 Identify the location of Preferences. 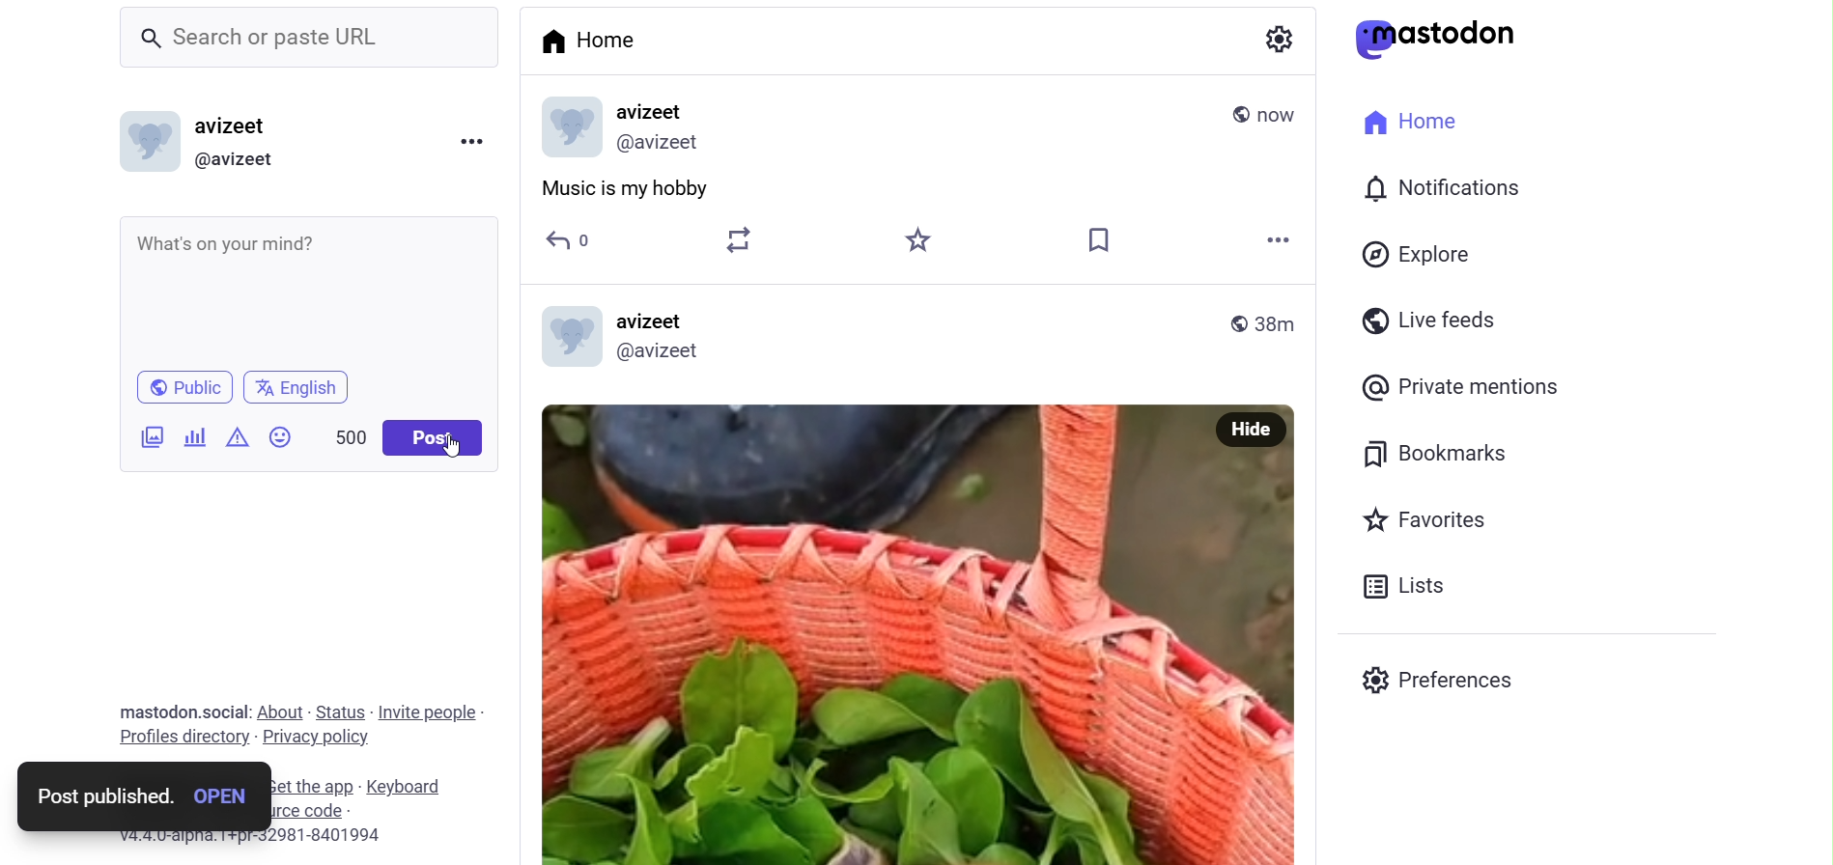
(1440, 682).